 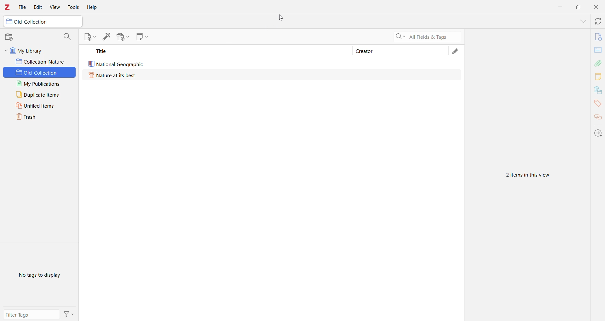 What do you see at coordinates (561, 6) in the screenshot?
I see `Minimize` at bounding box center [561, 6].